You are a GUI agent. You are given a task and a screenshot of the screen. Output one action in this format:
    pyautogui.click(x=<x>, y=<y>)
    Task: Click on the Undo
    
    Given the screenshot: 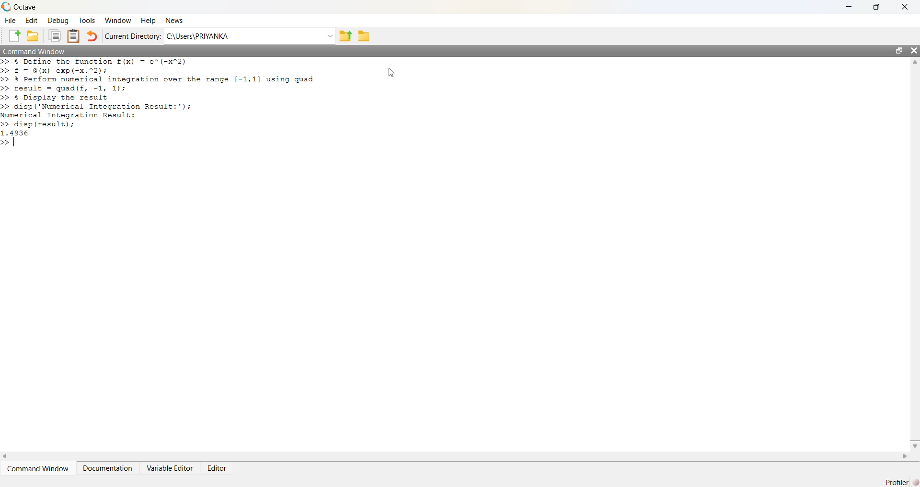 What is the action you would take?
    pyautogui.click(x=92, y=35)
    